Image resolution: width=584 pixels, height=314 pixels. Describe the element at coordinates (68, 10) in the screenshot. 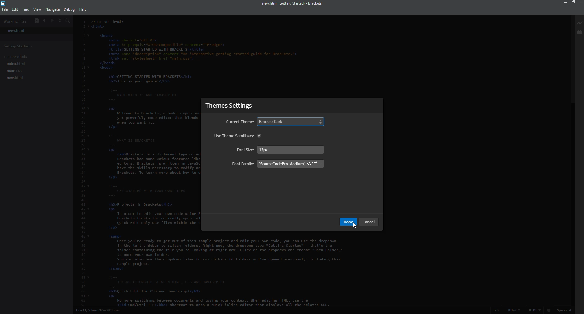

I see `debug` at that location.